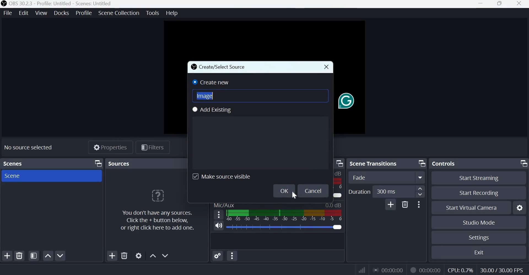 Image resolution: width=529 pixels, height=275 pixels. Describe the element at coordinates (212, 82) in the screenshot. I see `Create new` at that location.